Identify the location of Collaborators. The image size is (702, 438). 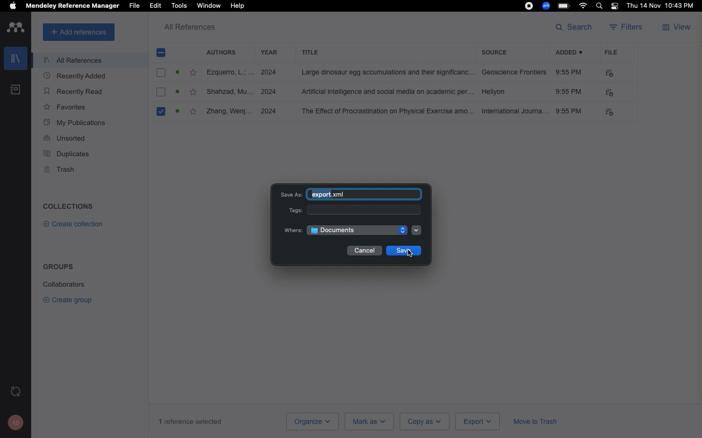
(63, 284).